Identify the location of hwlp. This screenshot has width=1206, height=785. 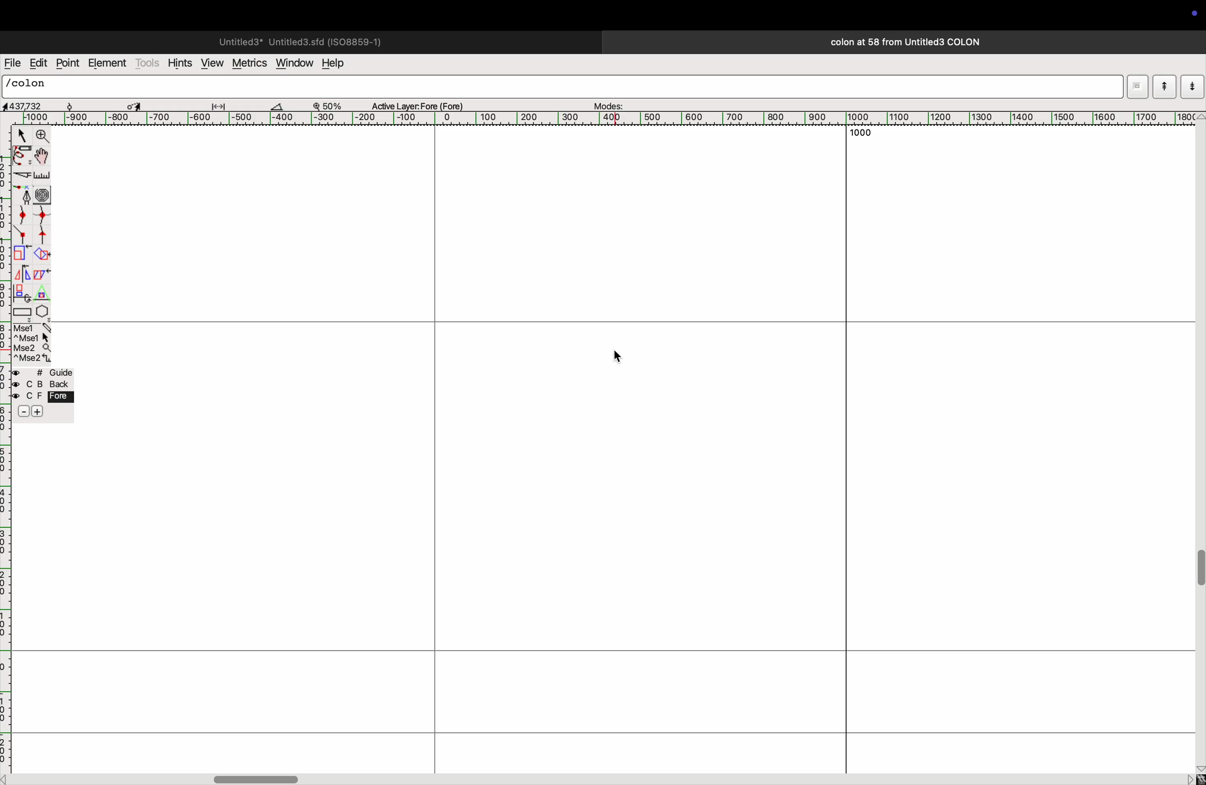
(340, 64).